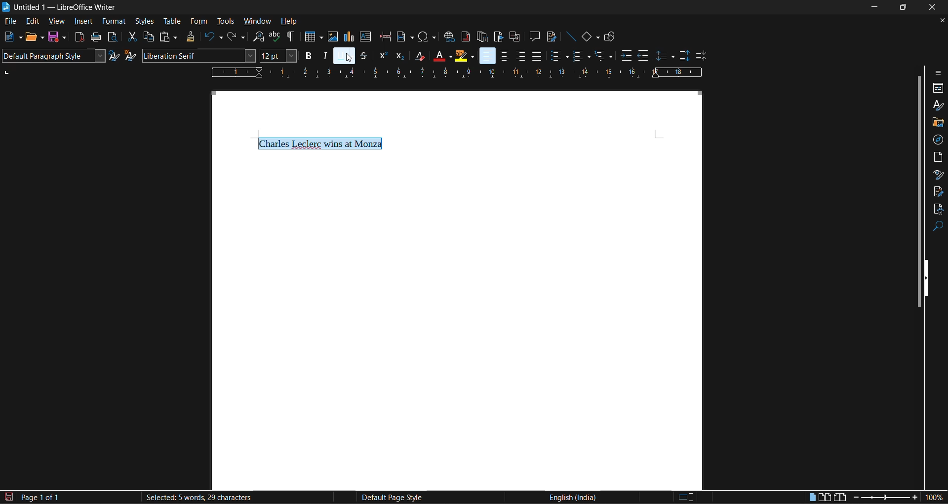  What do you see at coordinates (665, 57) in the screenshot?
I see `set line spacing` at bounding box center [665, 57].